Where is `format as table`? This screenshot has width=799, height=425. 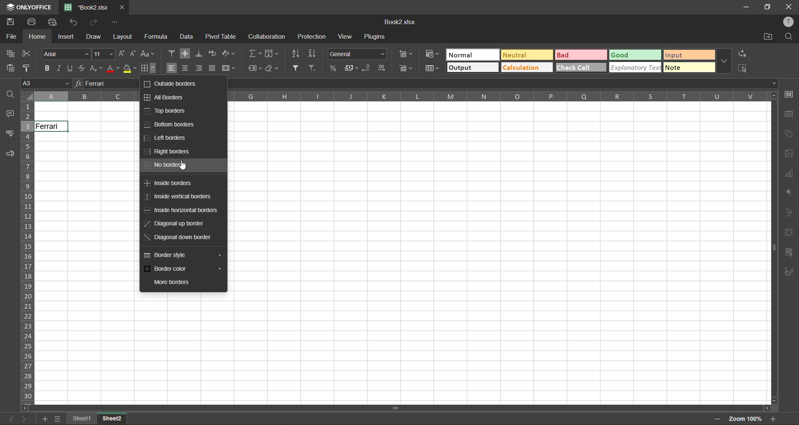
format as table is located at coordinates (432, 69).